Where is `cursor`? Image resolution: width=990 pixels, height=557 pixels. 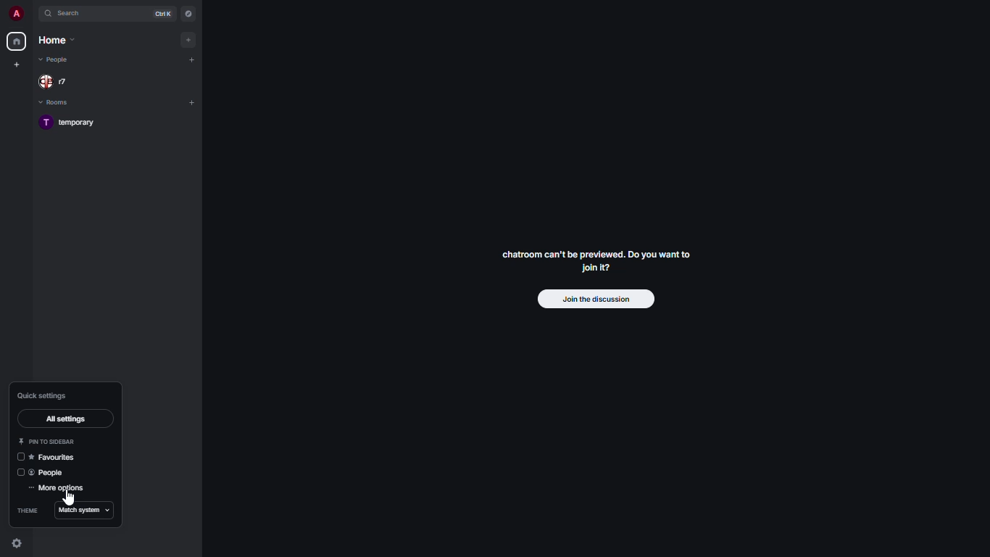 cursor is located at coordinates (70, 501).